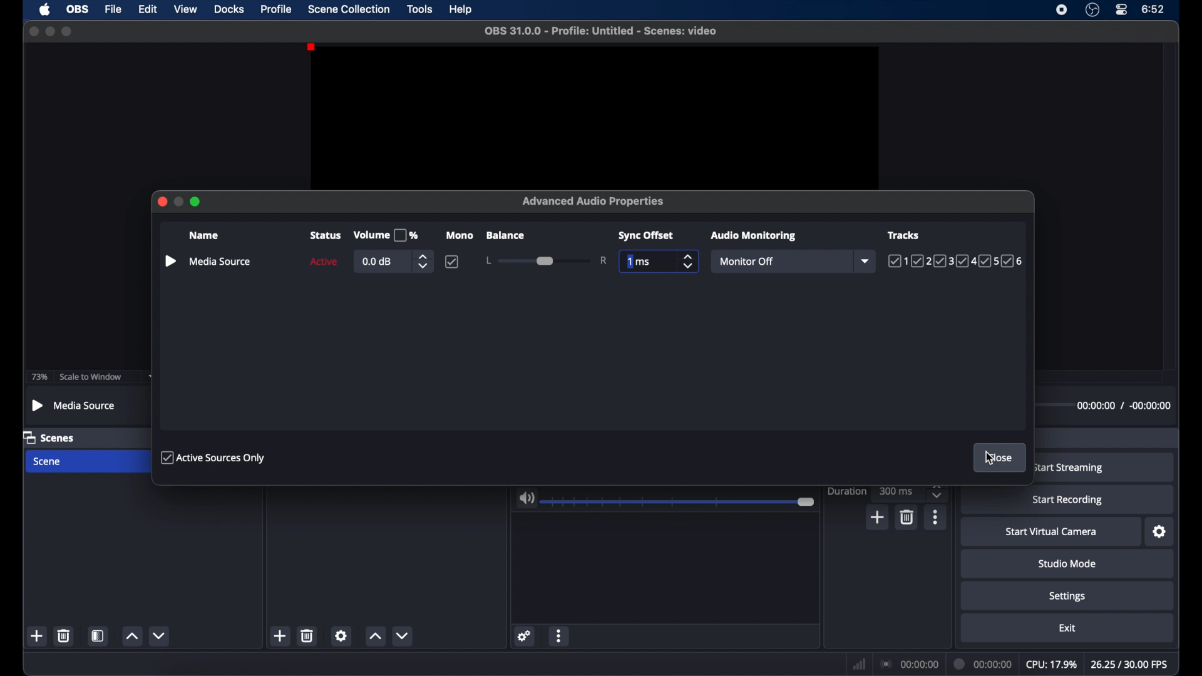  Describe the element at coordinates (1068, 468) in the screenshot. I see `start streaming` at that location.